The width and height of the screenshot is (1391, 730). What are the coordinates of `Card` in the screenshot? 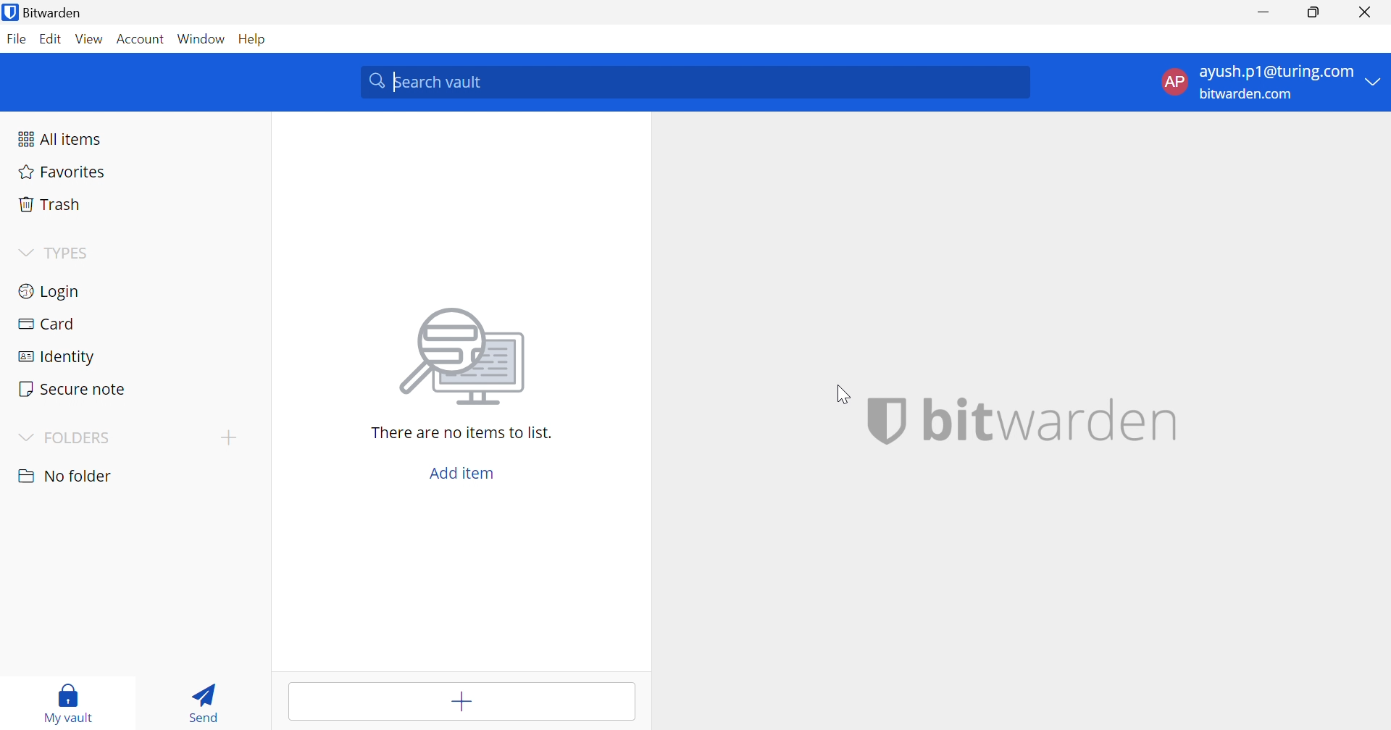 It's located at (46, 322).